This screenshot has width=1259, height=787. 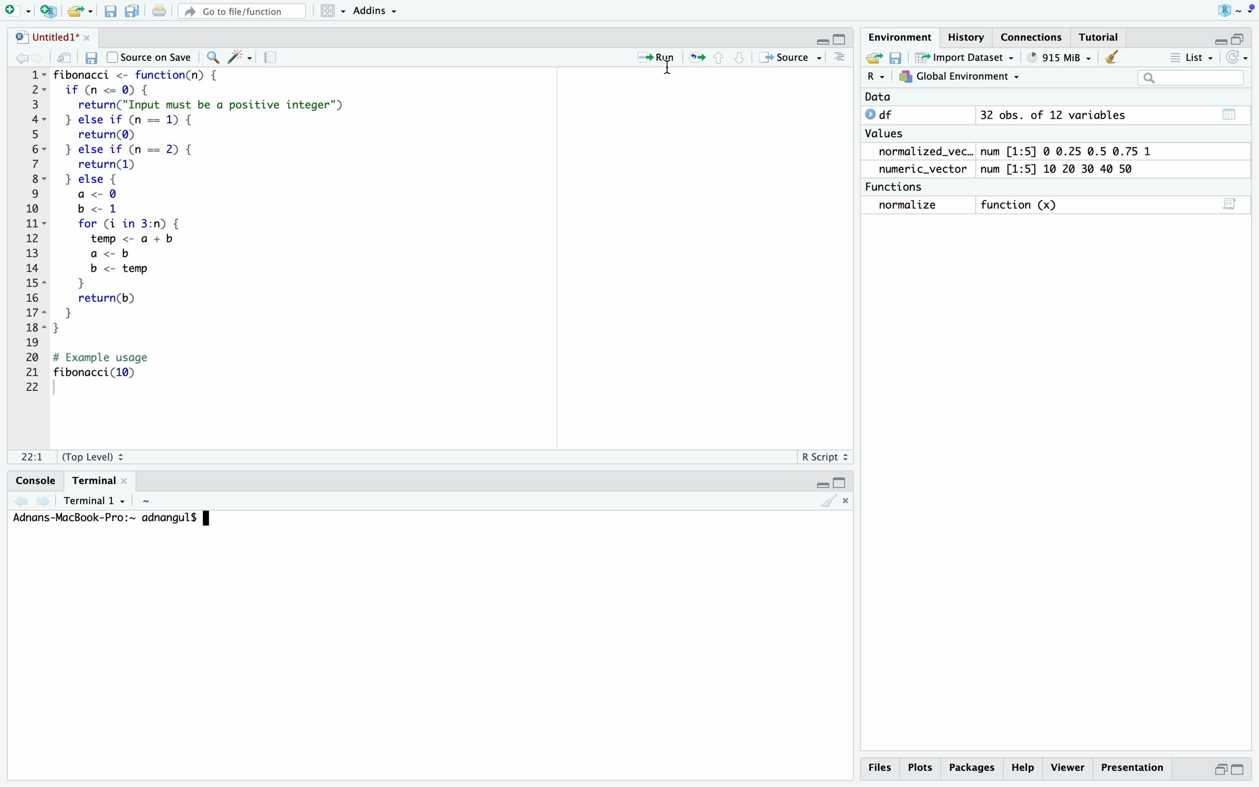 I want to click on minimize, so click(x=818, y=480).